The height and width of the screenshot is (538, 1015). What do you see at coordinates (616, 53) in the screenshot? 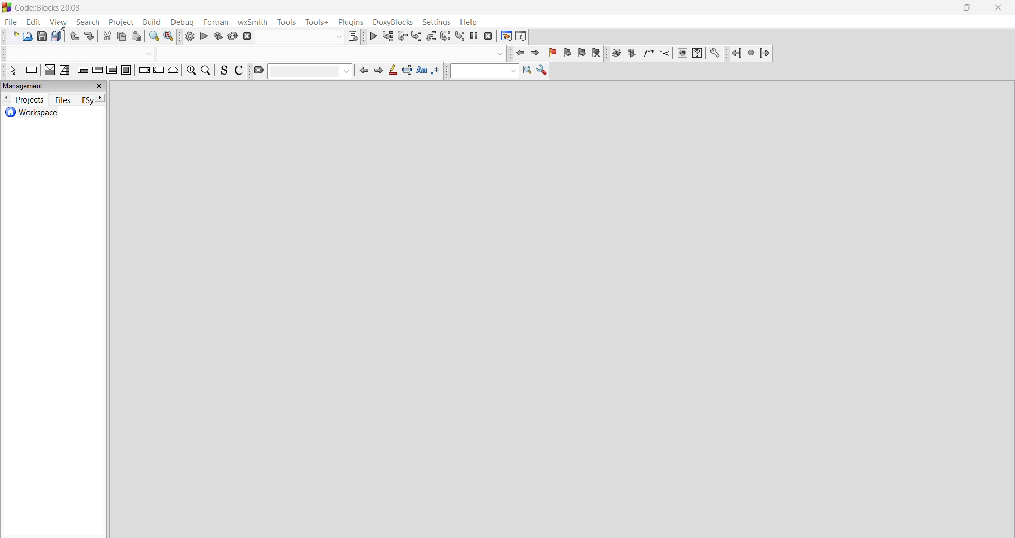
I see `Run doxywizard` at bounding box center [616, 53].